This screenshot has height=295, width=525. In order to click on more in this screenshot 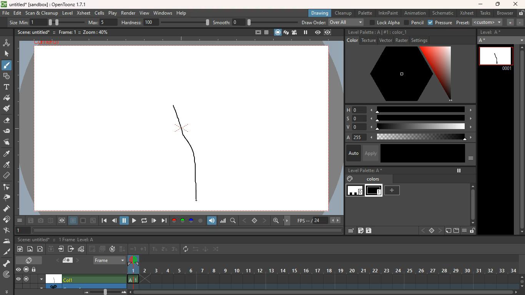, I will do `click(511, 23)`.